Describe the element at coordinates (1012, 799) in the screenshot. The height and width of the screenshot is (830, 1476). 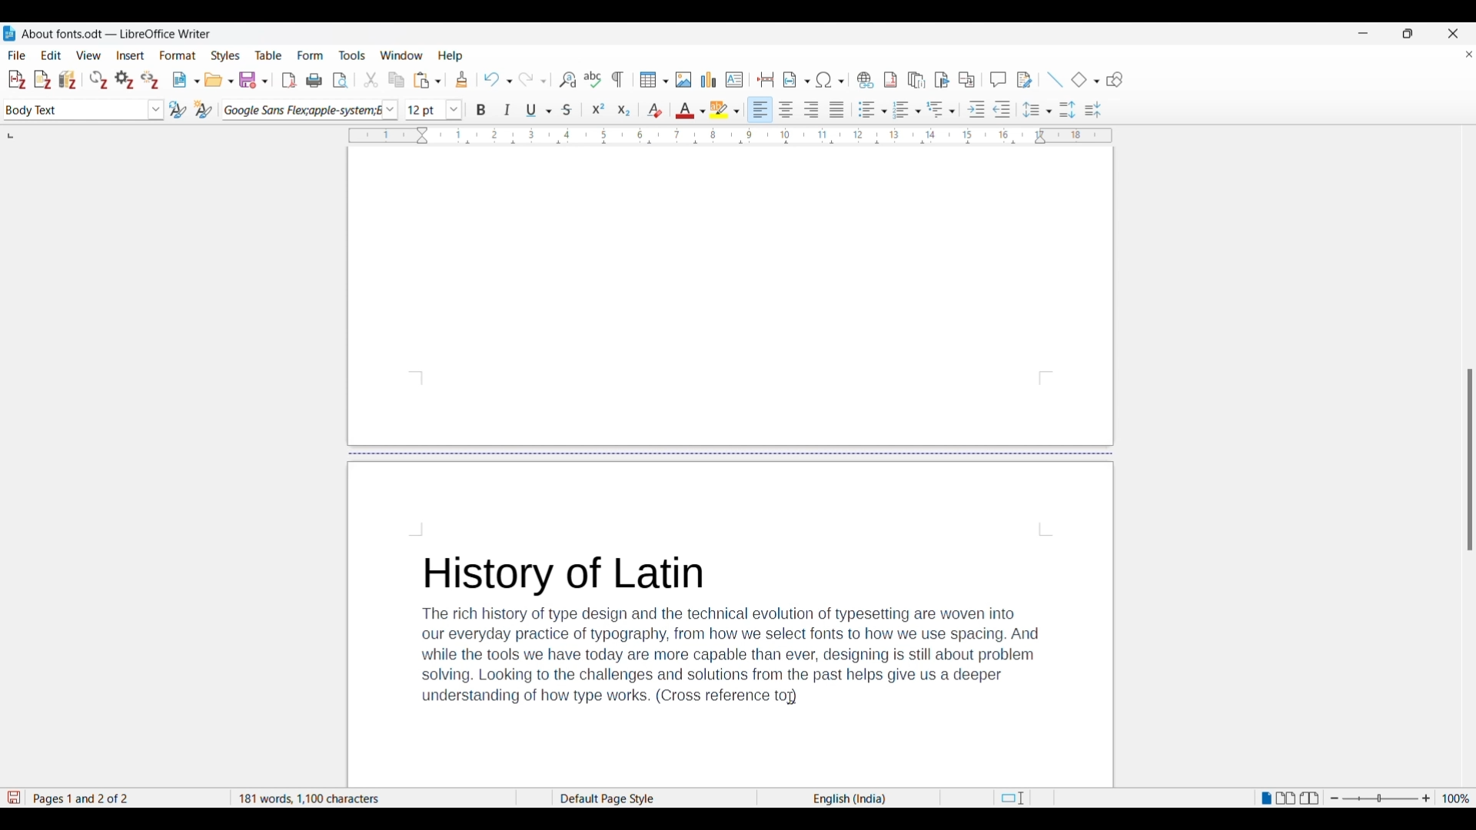
I see `Standard selection` at that location.